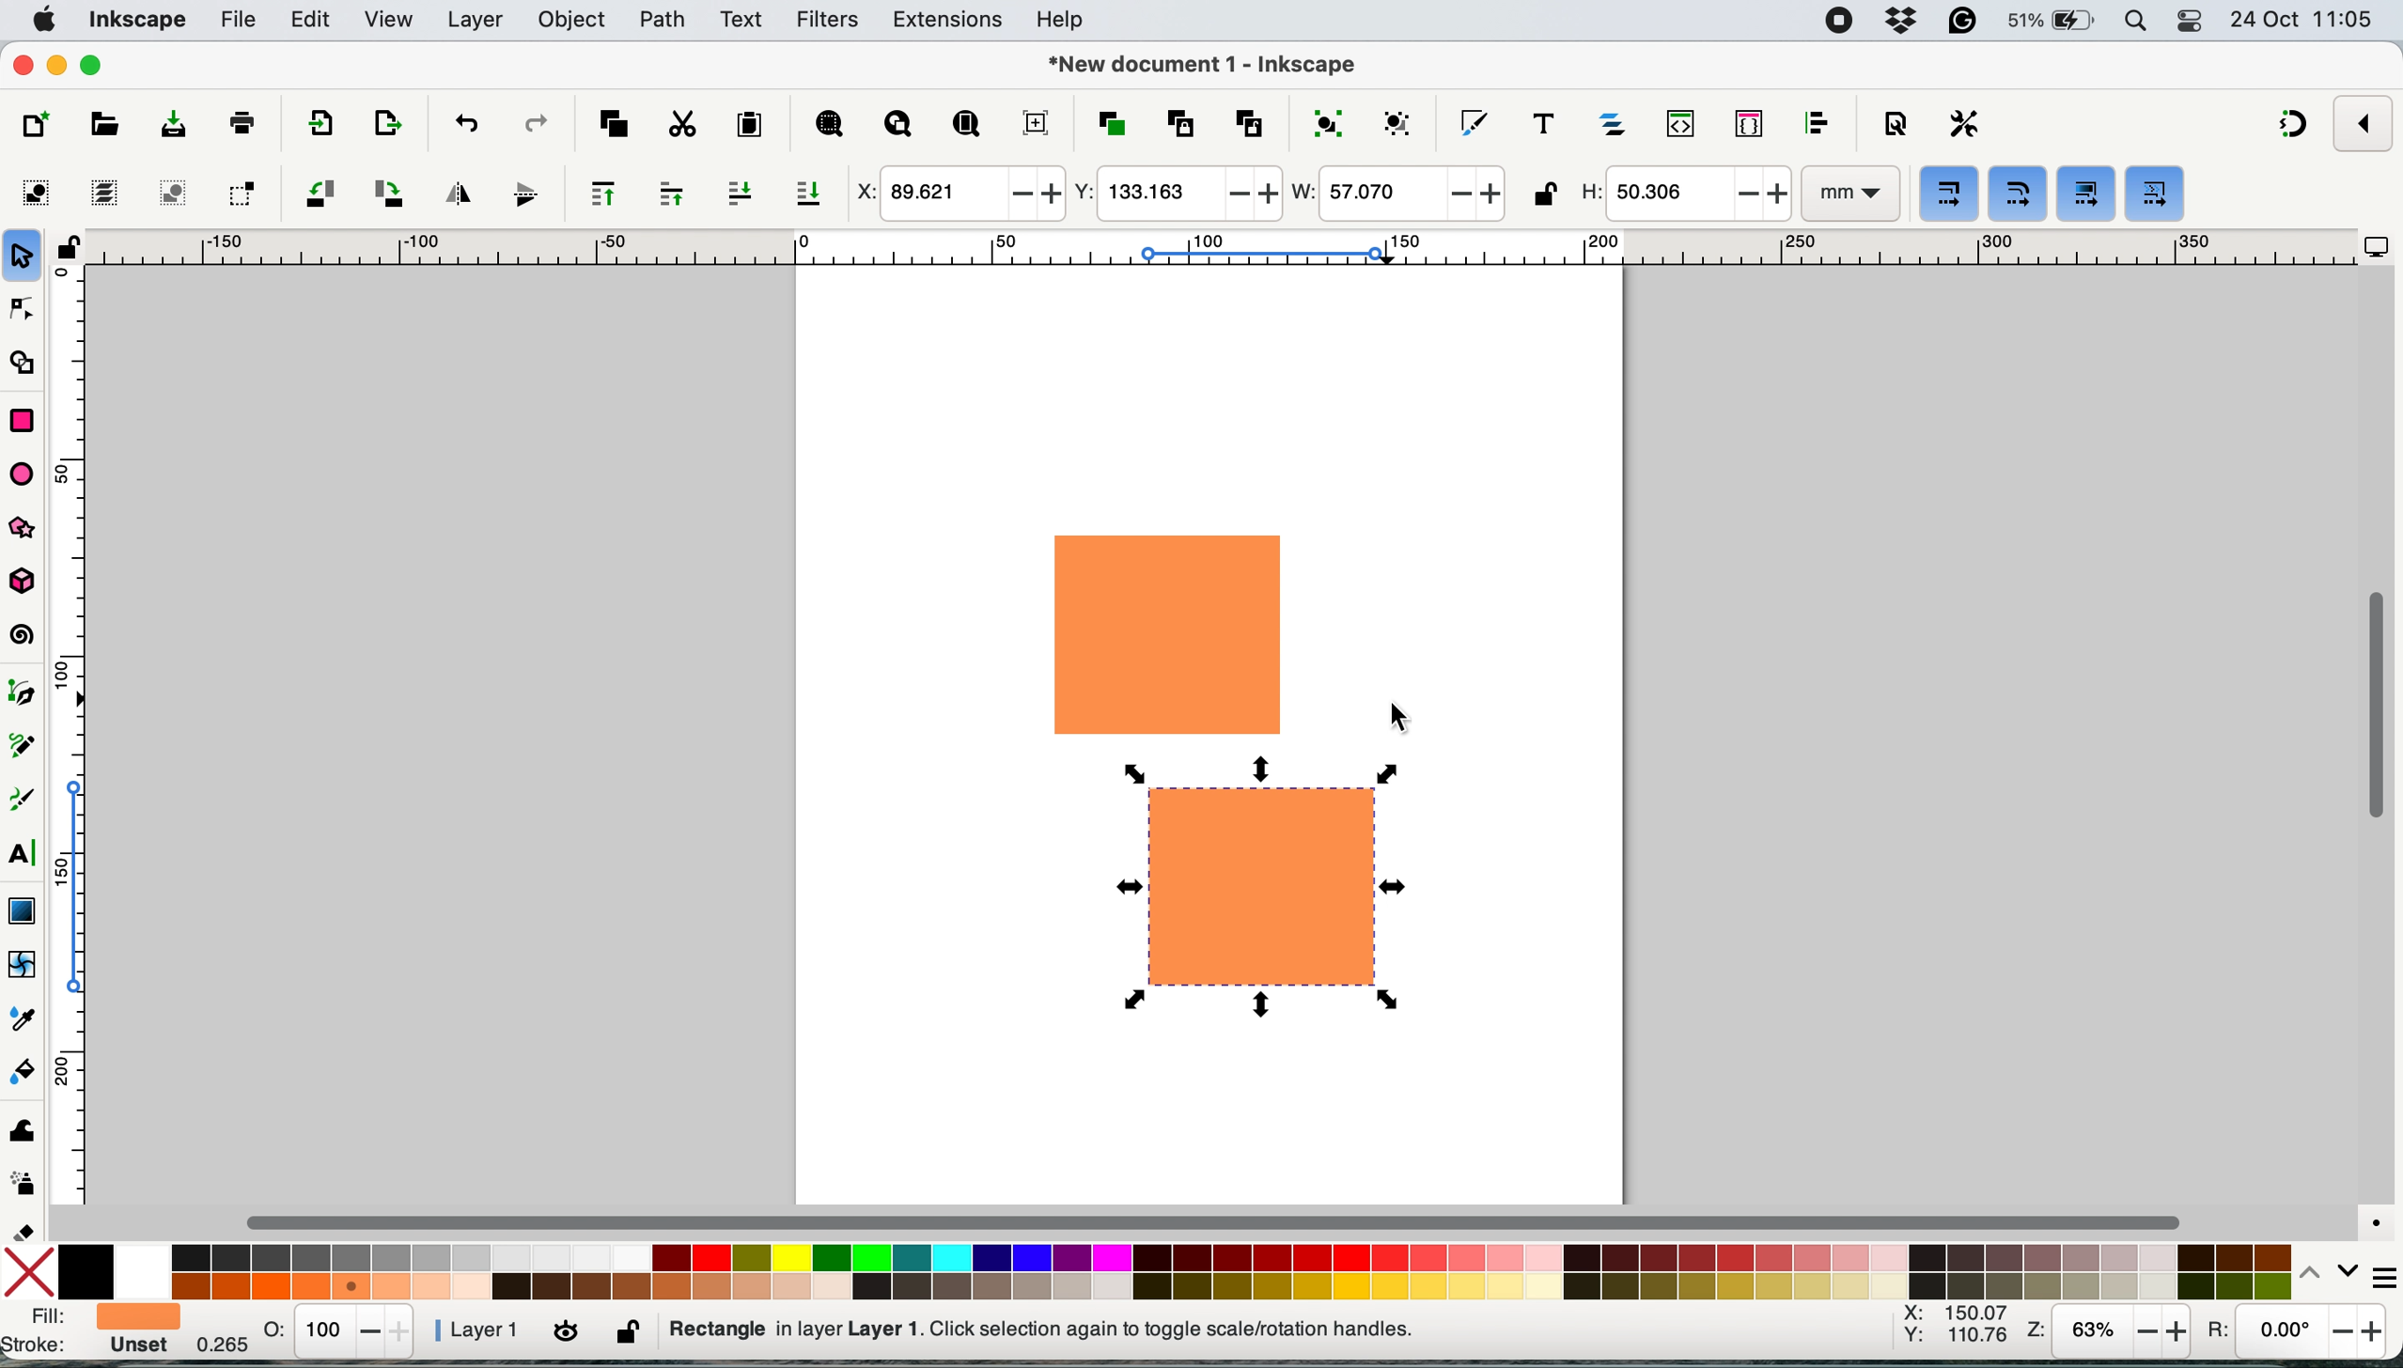 Image resolution: width=2403 pixels, height=1368 pixels. I want to click on gradient tool, so click(22, 908).